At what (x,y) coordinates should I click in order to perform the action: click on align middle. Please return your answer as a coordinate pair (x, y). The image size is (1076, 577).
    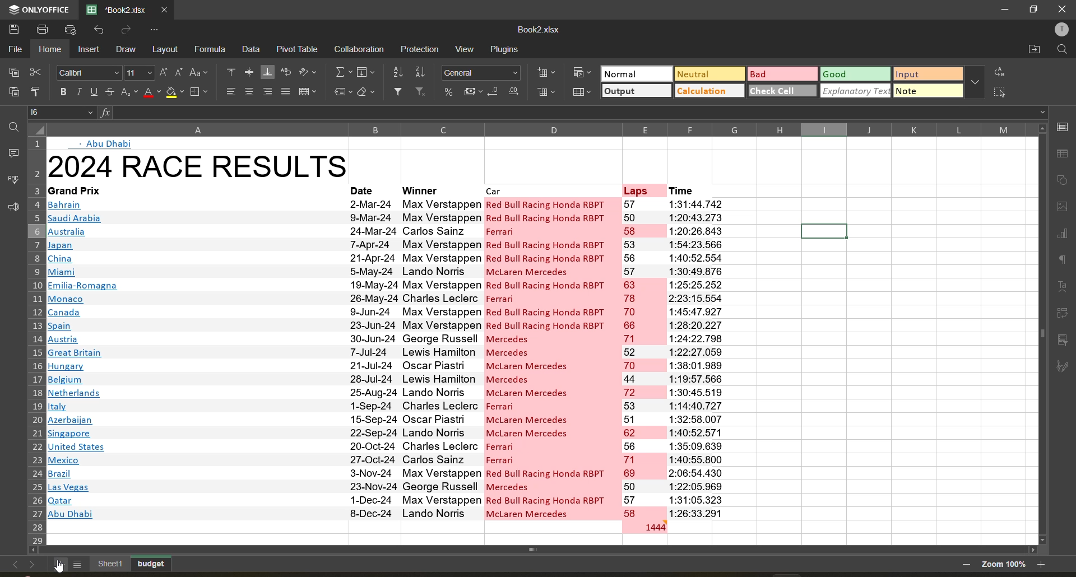
    Looking at the image, I should click on (249, 93).